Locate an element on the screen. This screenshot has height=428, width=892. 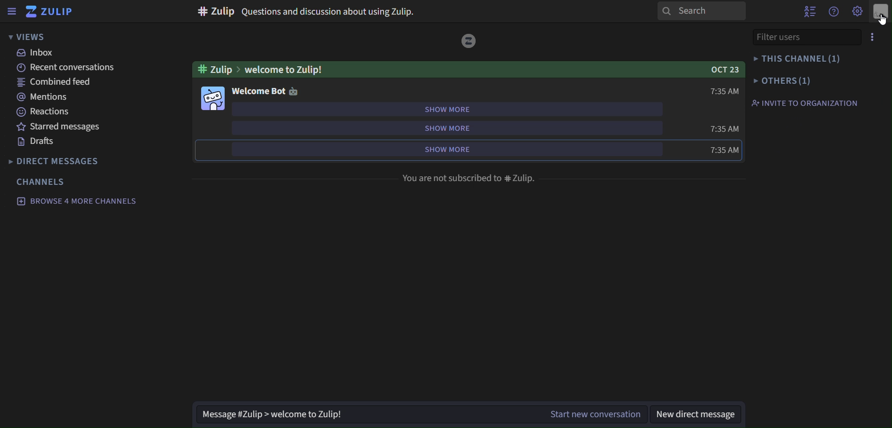
mentions is located at coordinates (42, 96).